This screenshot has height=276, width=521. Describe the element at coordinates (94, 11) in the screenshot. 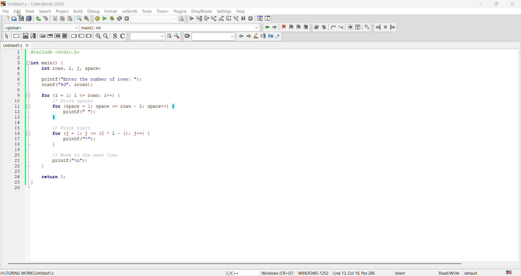

I see `debug` at that location.